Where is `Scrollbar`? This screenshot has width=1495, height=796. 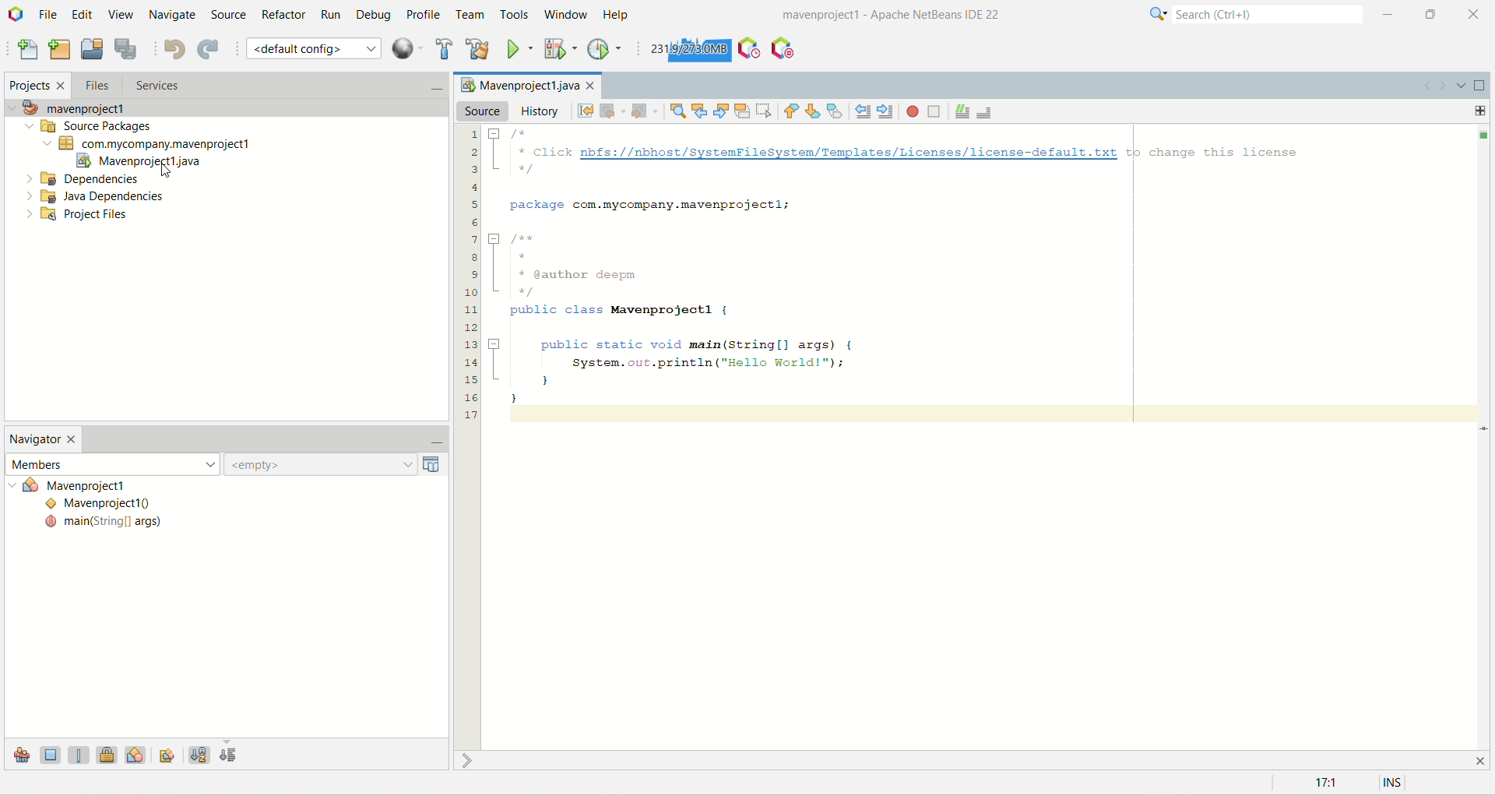 Scrollbar is located at coordinates (1486, 436).